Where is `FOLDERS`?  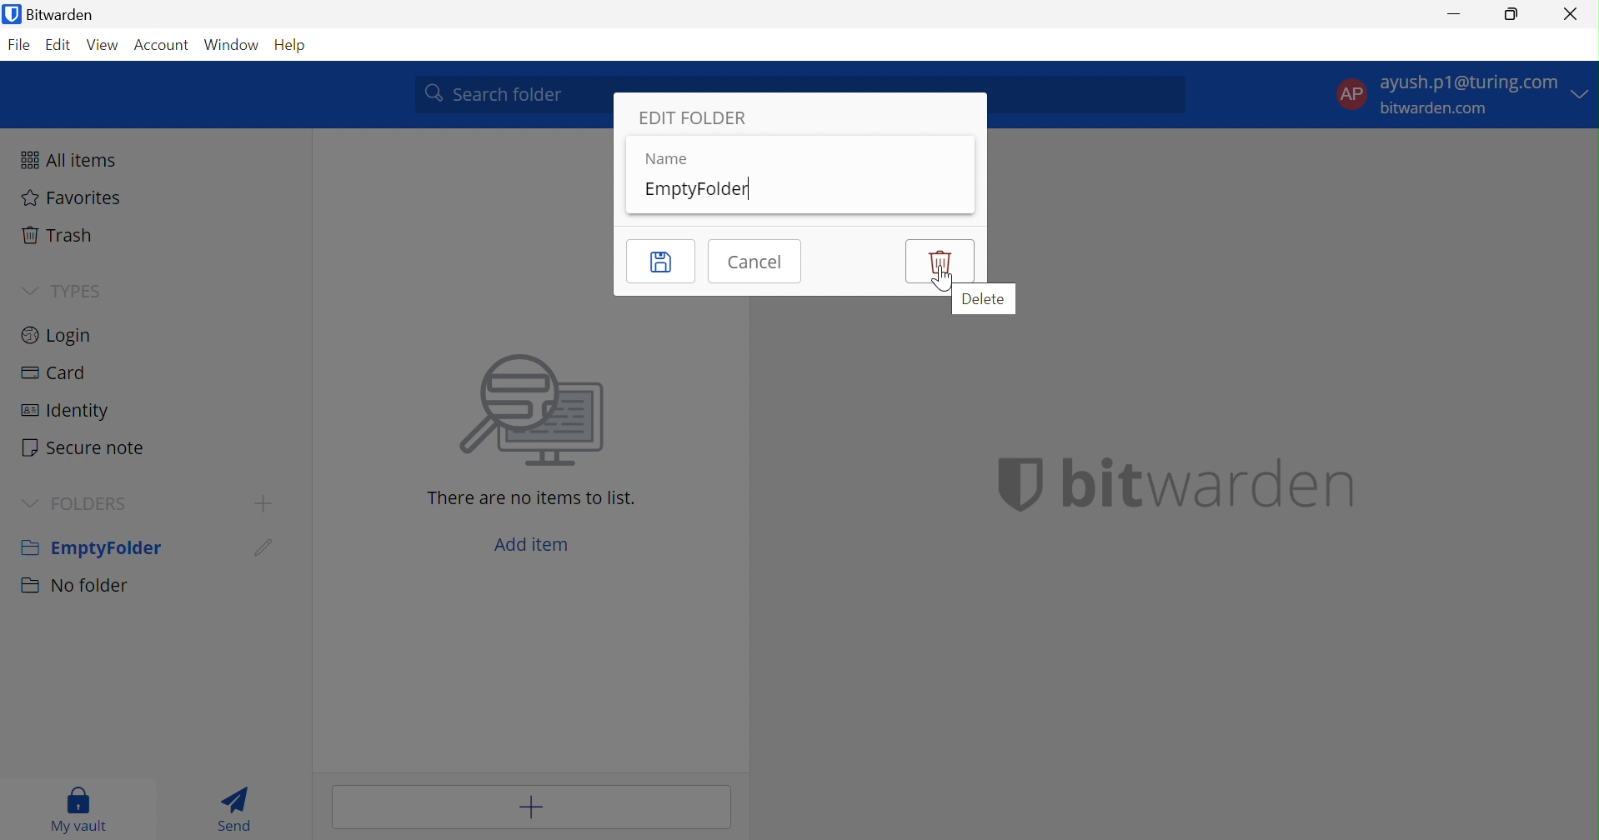
FOLDERS is located at coordinates (94, 504).